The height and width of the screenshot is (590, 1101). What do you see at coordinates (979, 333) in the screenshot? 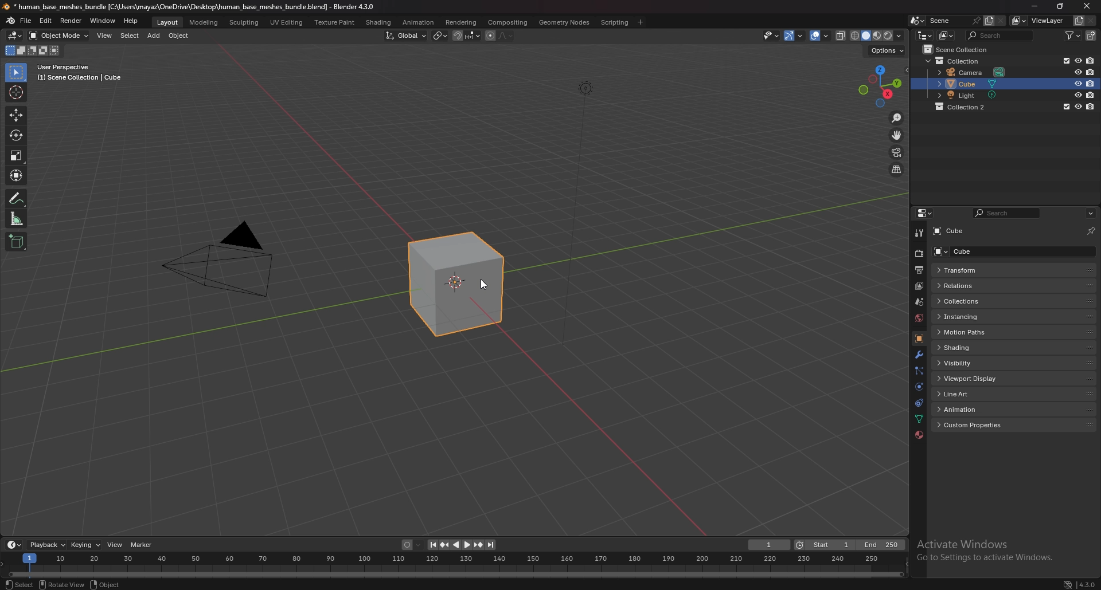
I see `motion paths` at bounding box center [979, 333].